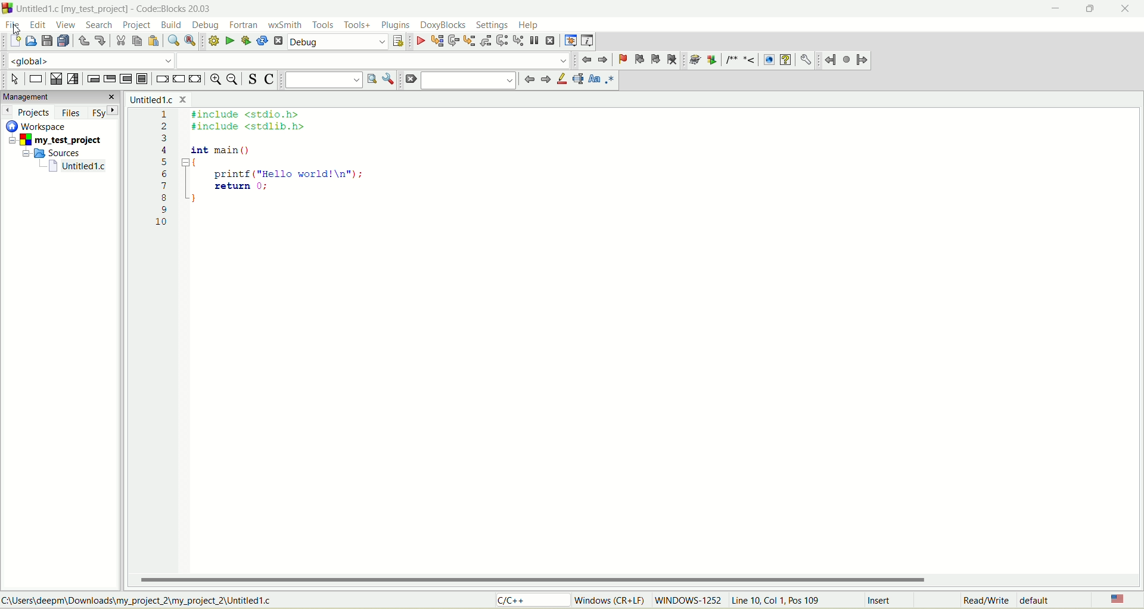  Describe the element at coordinates (35, 79) in the screenshot. I see `instruction` at that location.